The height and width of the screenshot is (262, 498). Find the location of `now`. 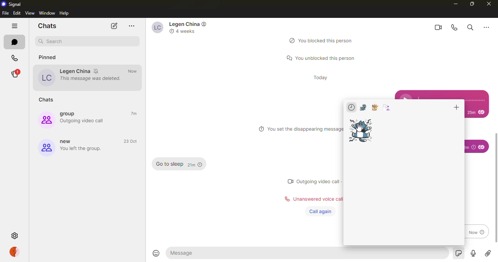

now is located at coordinates (135, 71).